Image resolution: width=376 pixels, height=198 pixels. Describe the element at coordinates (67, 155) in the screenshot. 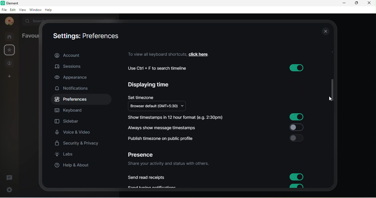

I see `labs` at that location.